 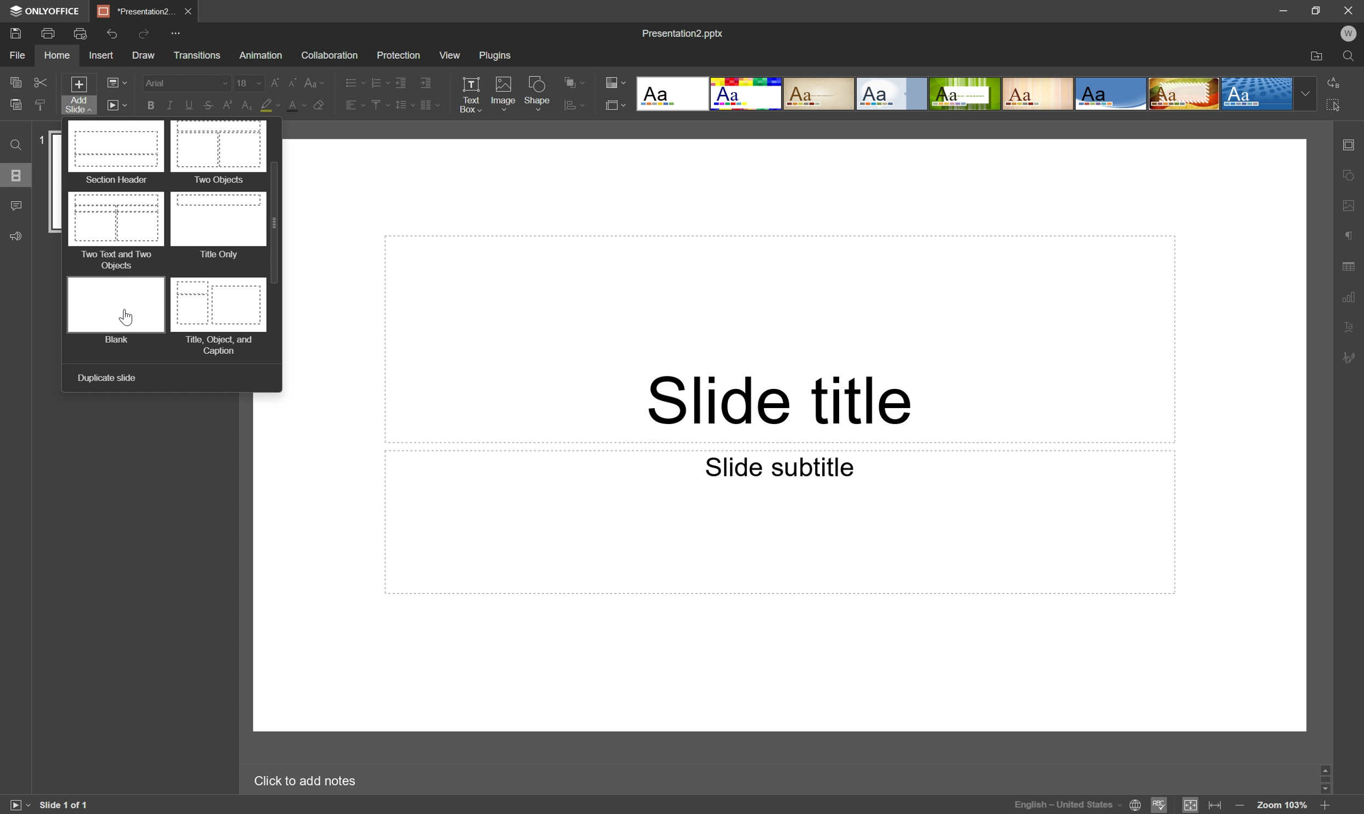 I want to click on Highlight color, so click(x=271, y=105).